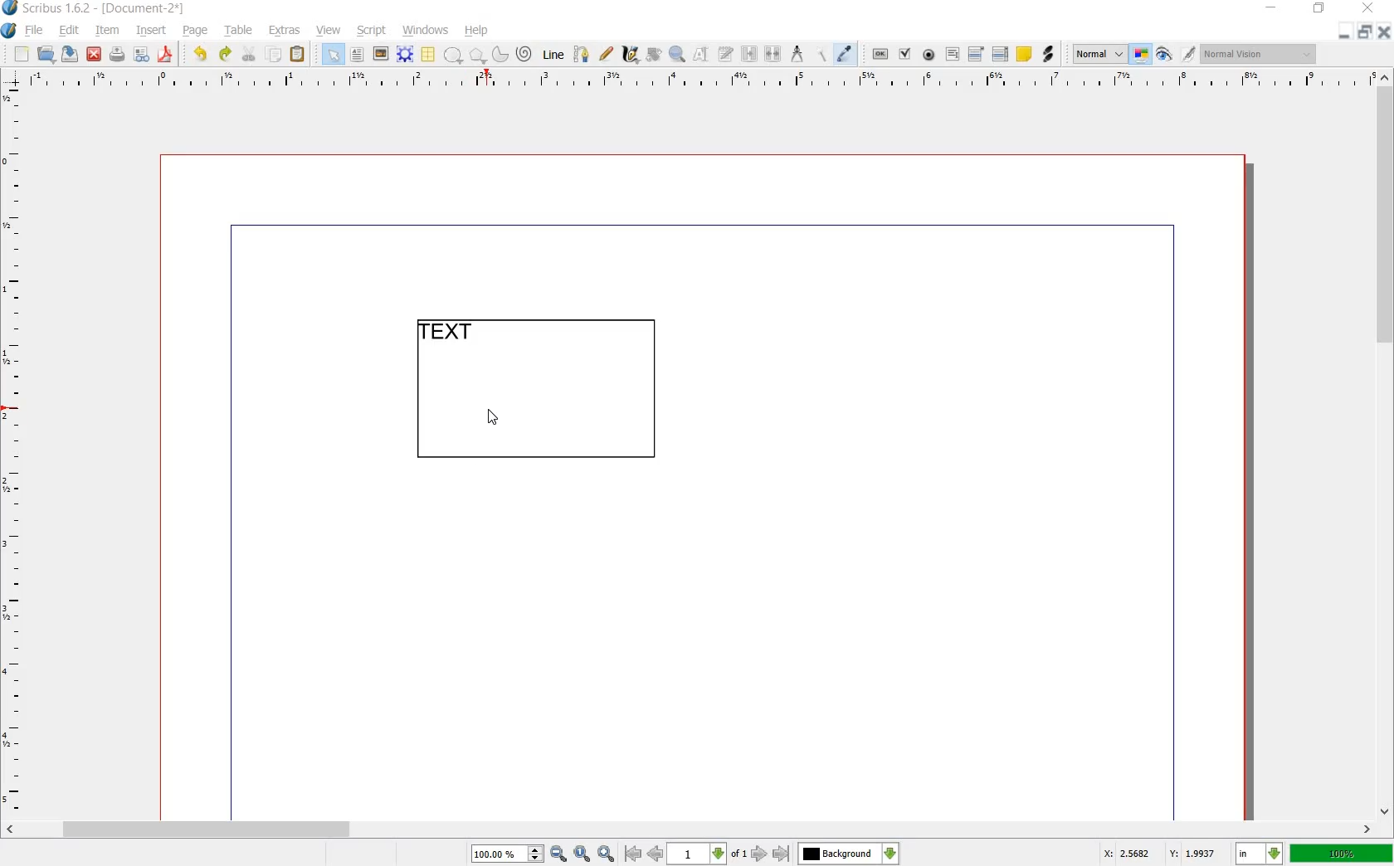  Describe the element at coordinates (525, 53) in the screenshot. I see `spiral` at that location.